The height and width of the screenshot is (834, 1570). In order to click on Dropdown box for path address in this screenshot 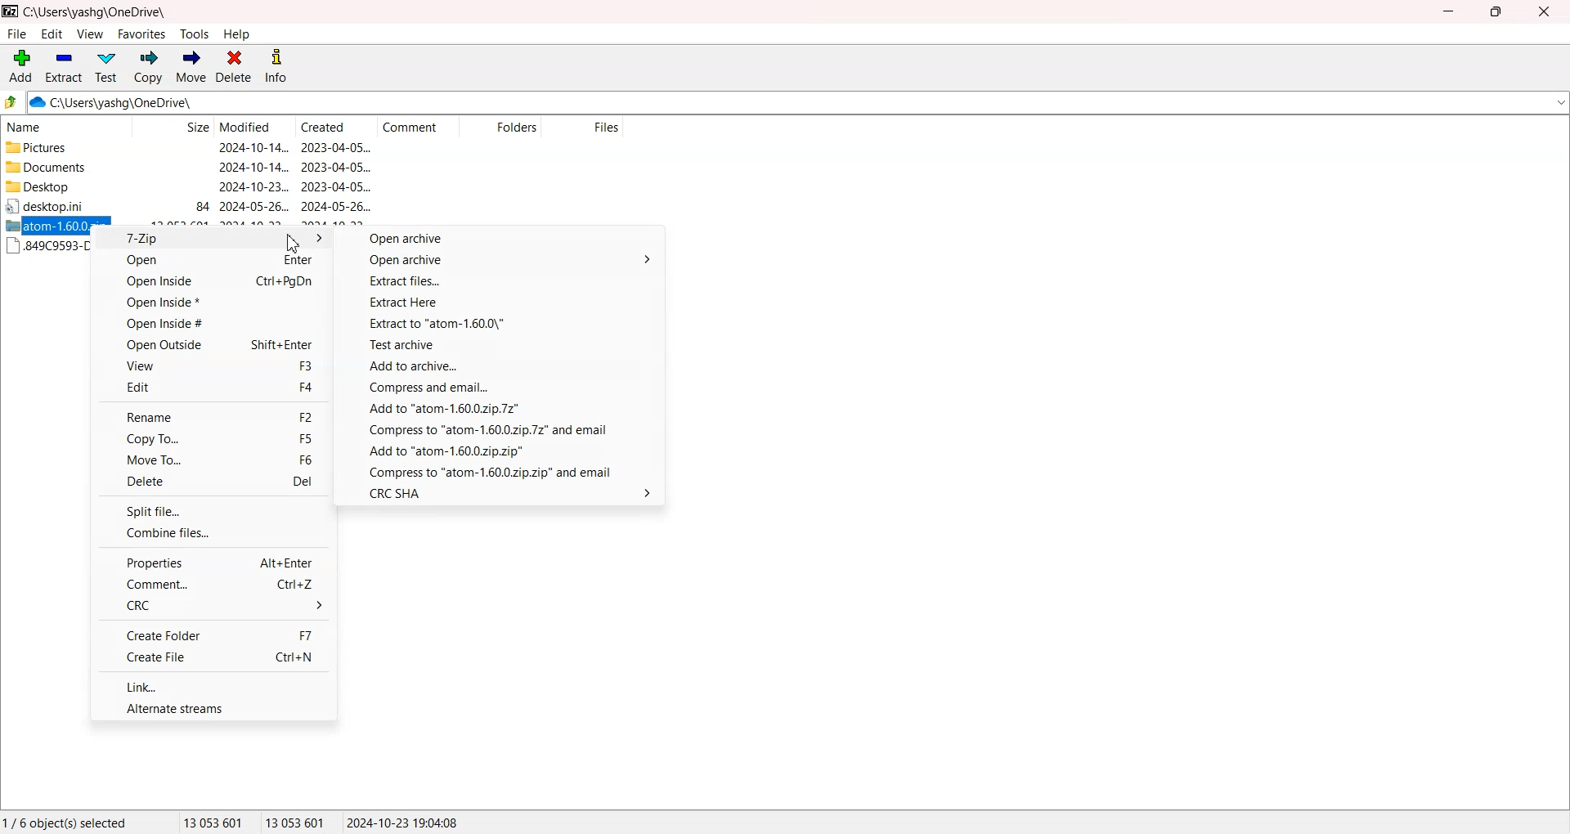, I will do `click(1559, 103)`.